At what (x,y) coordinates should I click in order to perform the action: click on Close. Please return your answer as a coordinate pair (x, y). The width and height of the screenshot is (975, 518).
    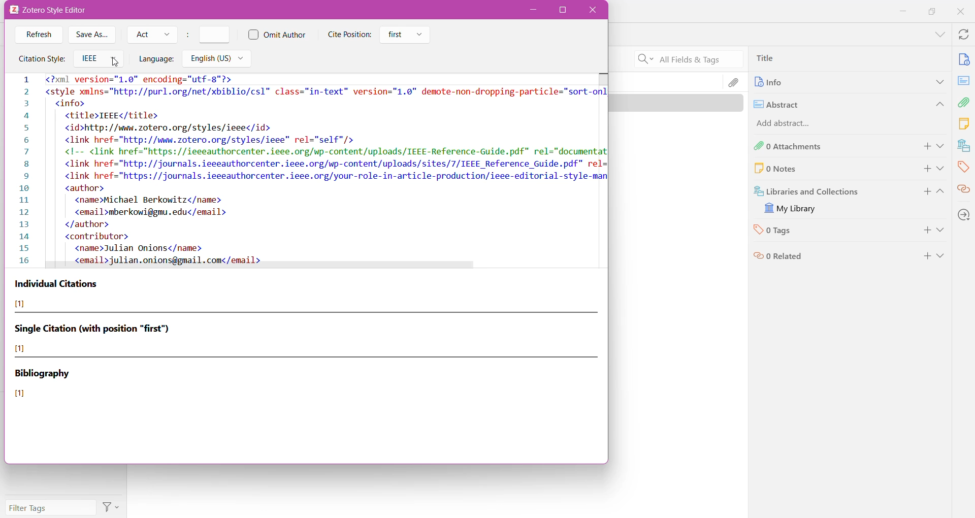
    Looking at the image, I should click on (592, 10).